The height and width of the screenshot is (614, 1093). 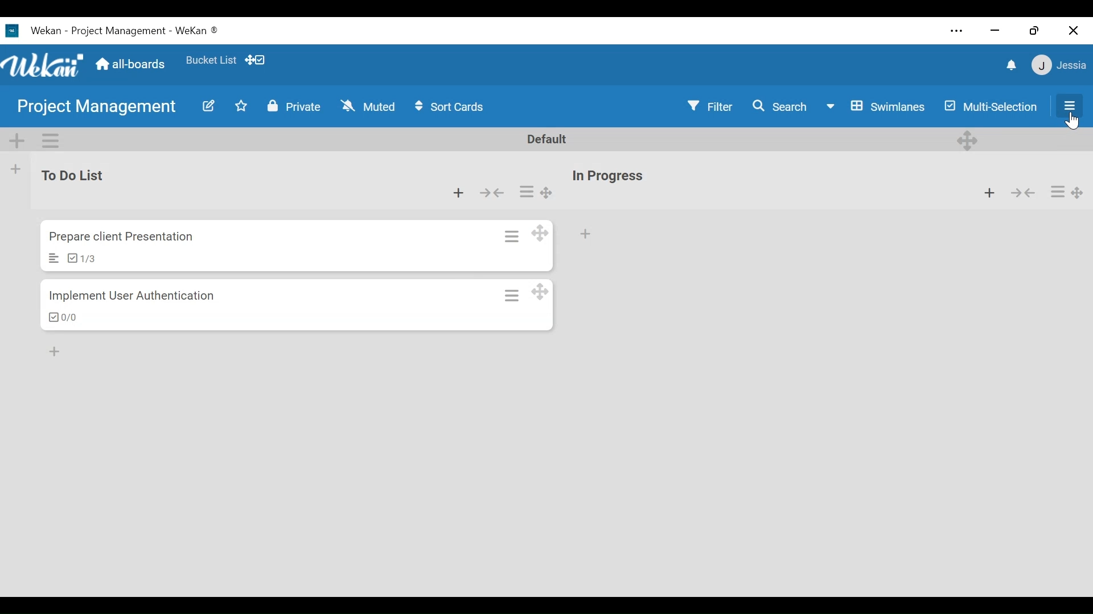 What do you see at coordinates (511, 235) in the screenshot?
I see `Card Actions` at bounding box center [511, 235].